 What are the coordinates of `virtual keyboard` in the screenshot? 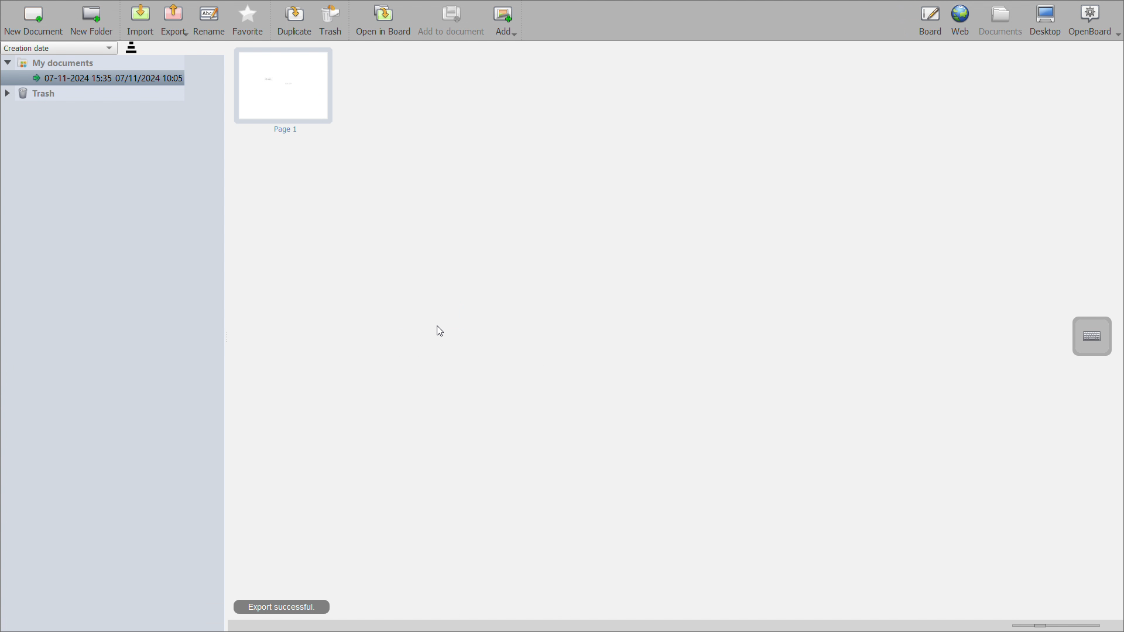 It's located at (1092, 336).